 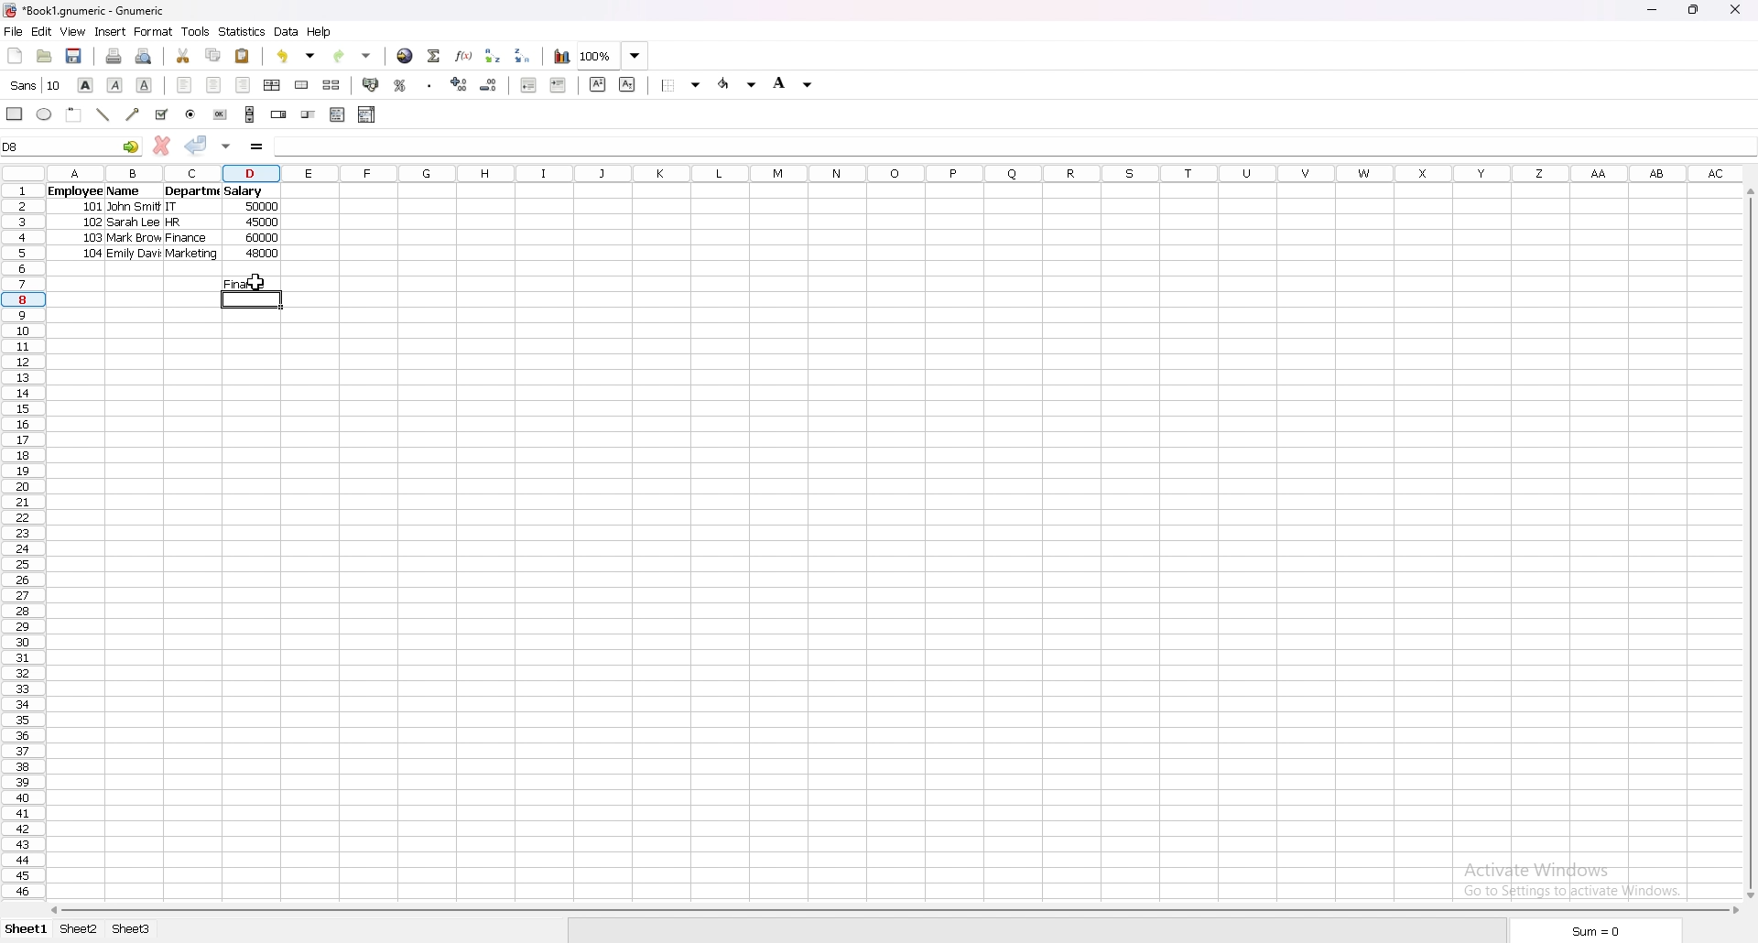 I want to click on frame, so click(x=74, y=114).